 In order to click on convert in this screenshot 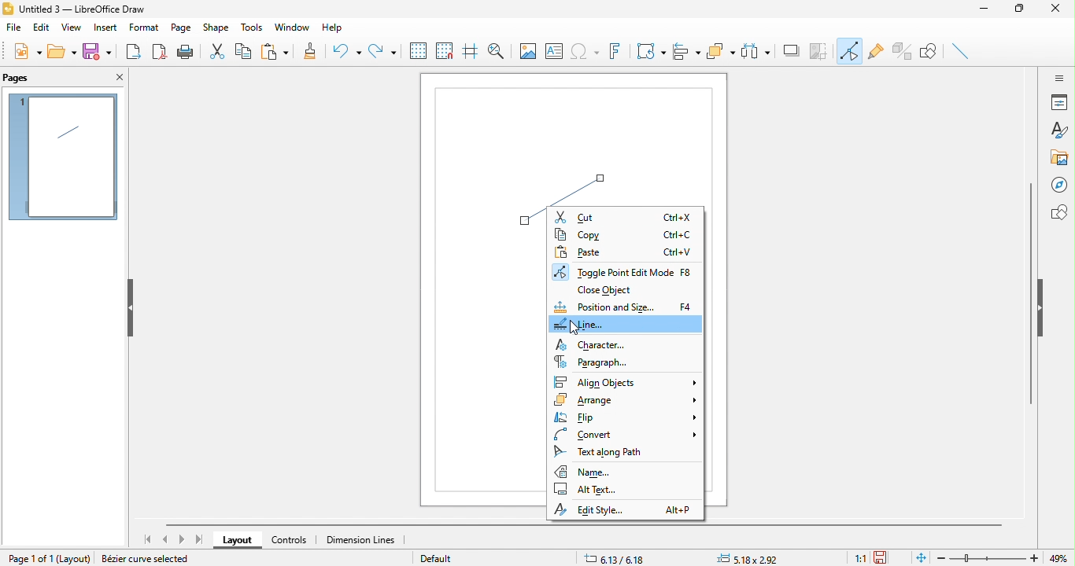, I will do `click(622, 434)`.